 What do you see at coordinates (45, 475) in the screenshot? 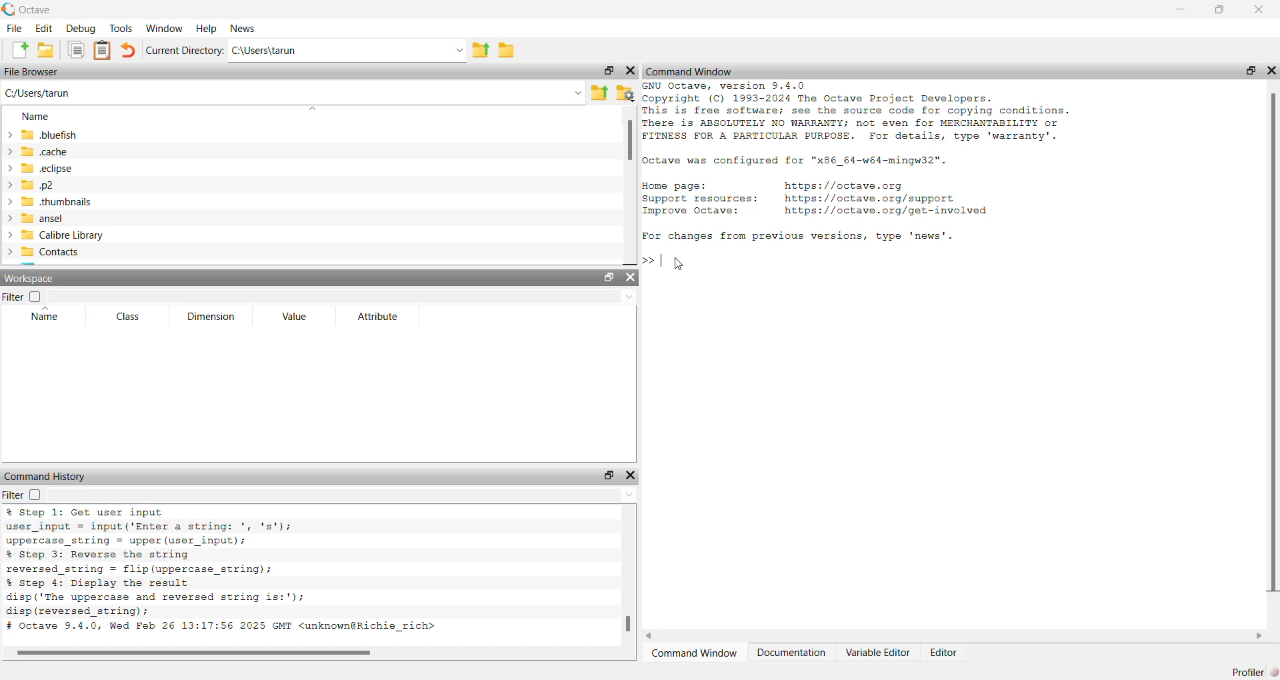
I see `command history` at bounding box center [45, 475].